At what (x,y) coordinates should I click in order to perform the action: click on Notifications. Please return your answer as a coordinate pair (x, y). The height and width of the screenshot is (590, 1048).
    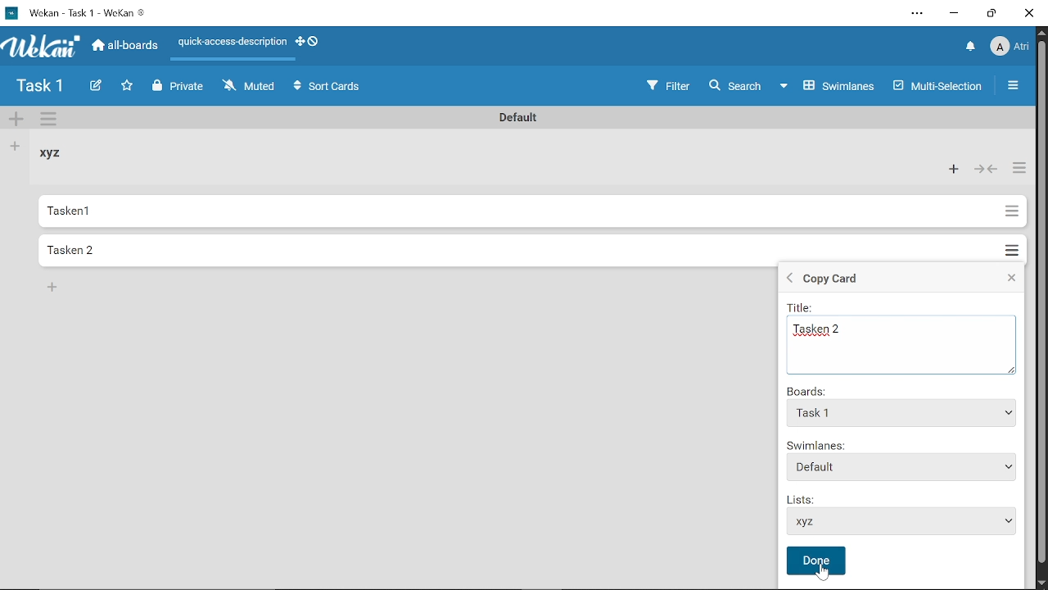
    Looking at the image, I should click on (972, 47).